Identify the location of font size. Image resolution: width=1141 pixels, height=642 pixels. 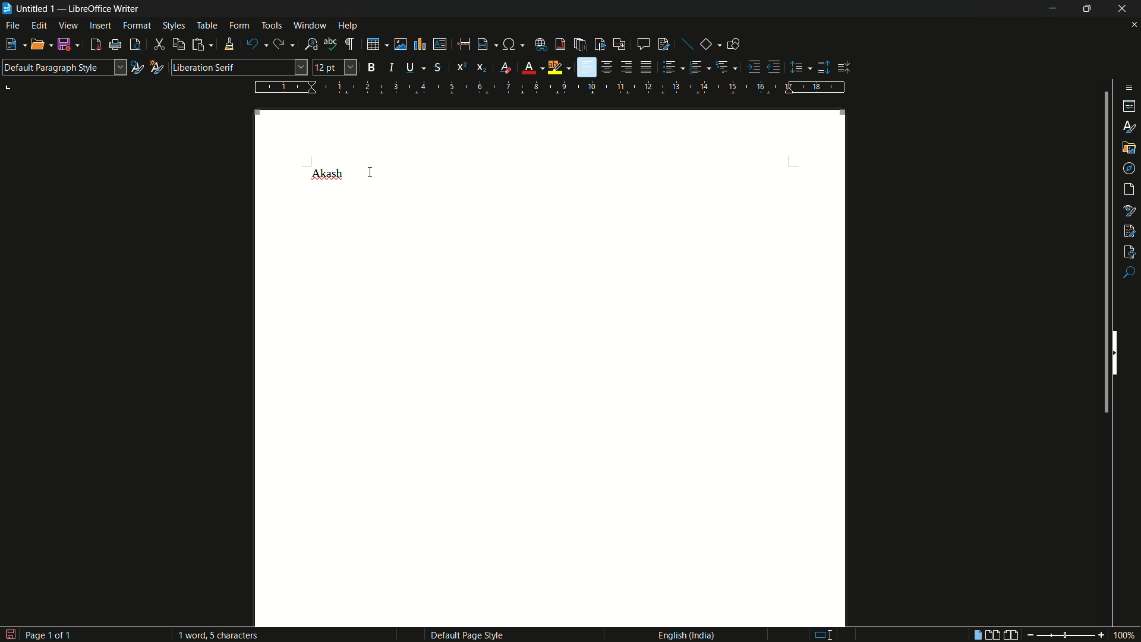
(335, 68).